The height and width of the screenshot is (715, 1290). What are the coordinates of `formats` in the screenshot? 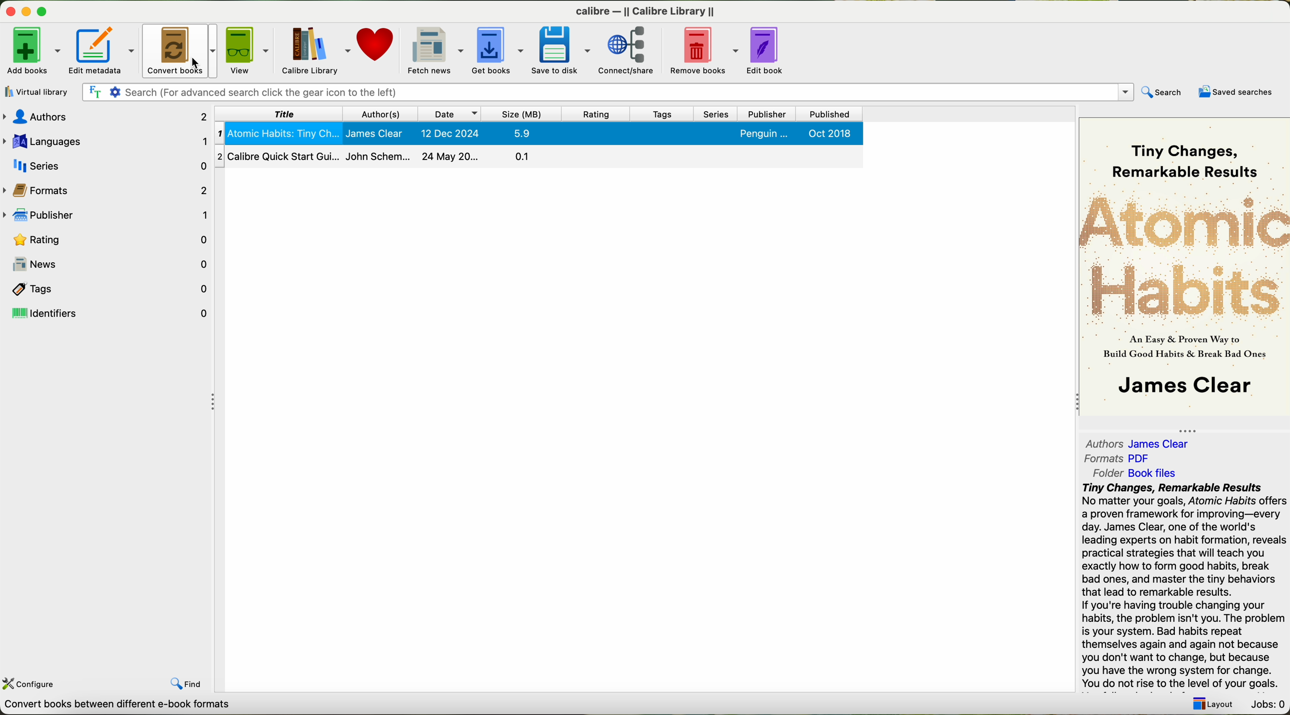 It's located at (1116, 459).